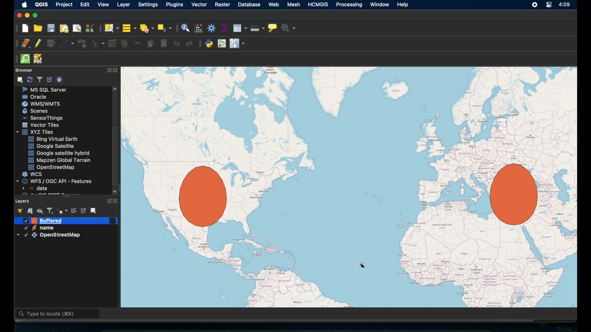  I want to click on google satellite, so click(51, 146).